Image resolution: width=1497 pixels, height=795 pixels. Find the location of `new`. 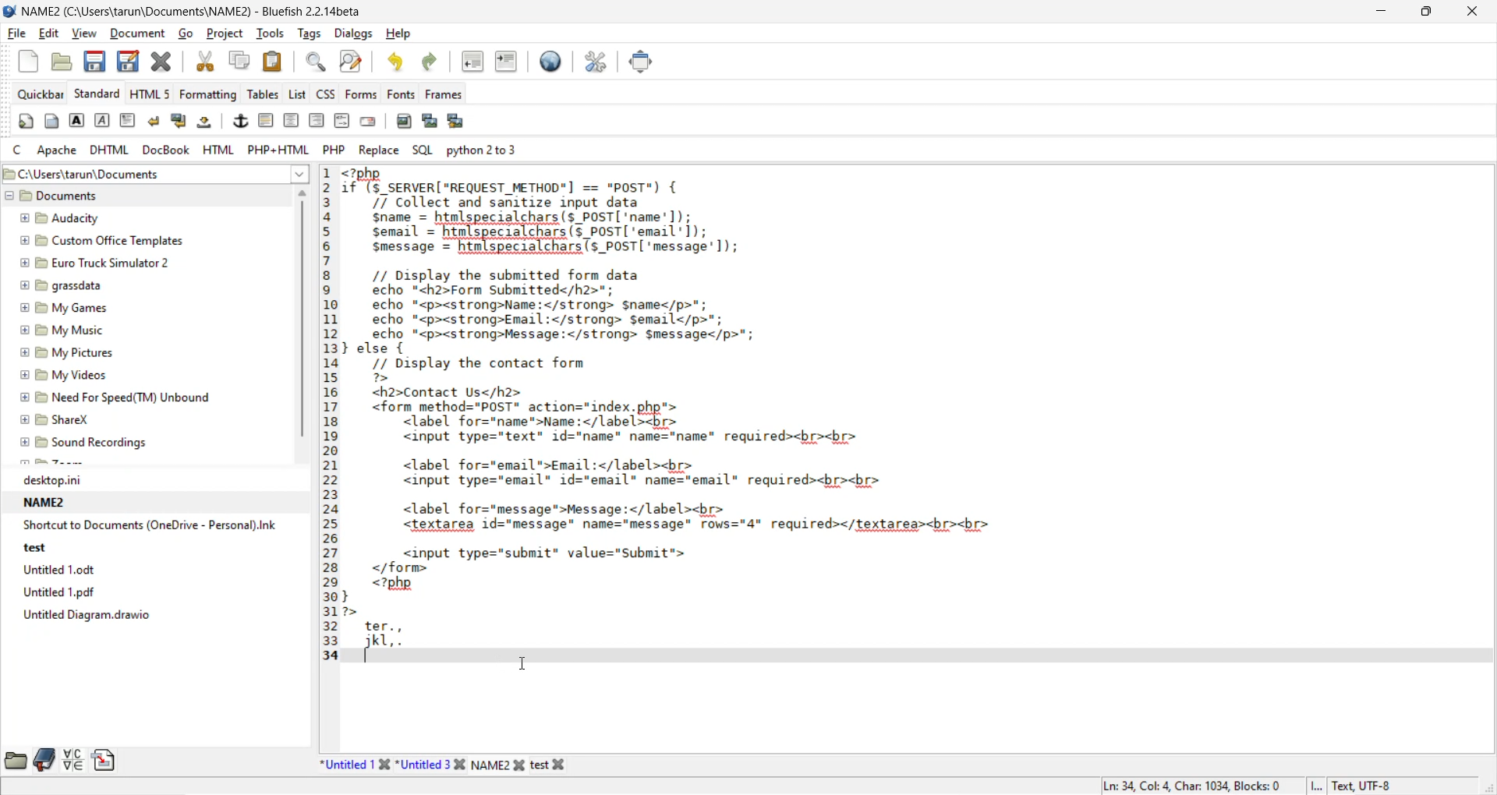

new is located at coordinates (30, 60).